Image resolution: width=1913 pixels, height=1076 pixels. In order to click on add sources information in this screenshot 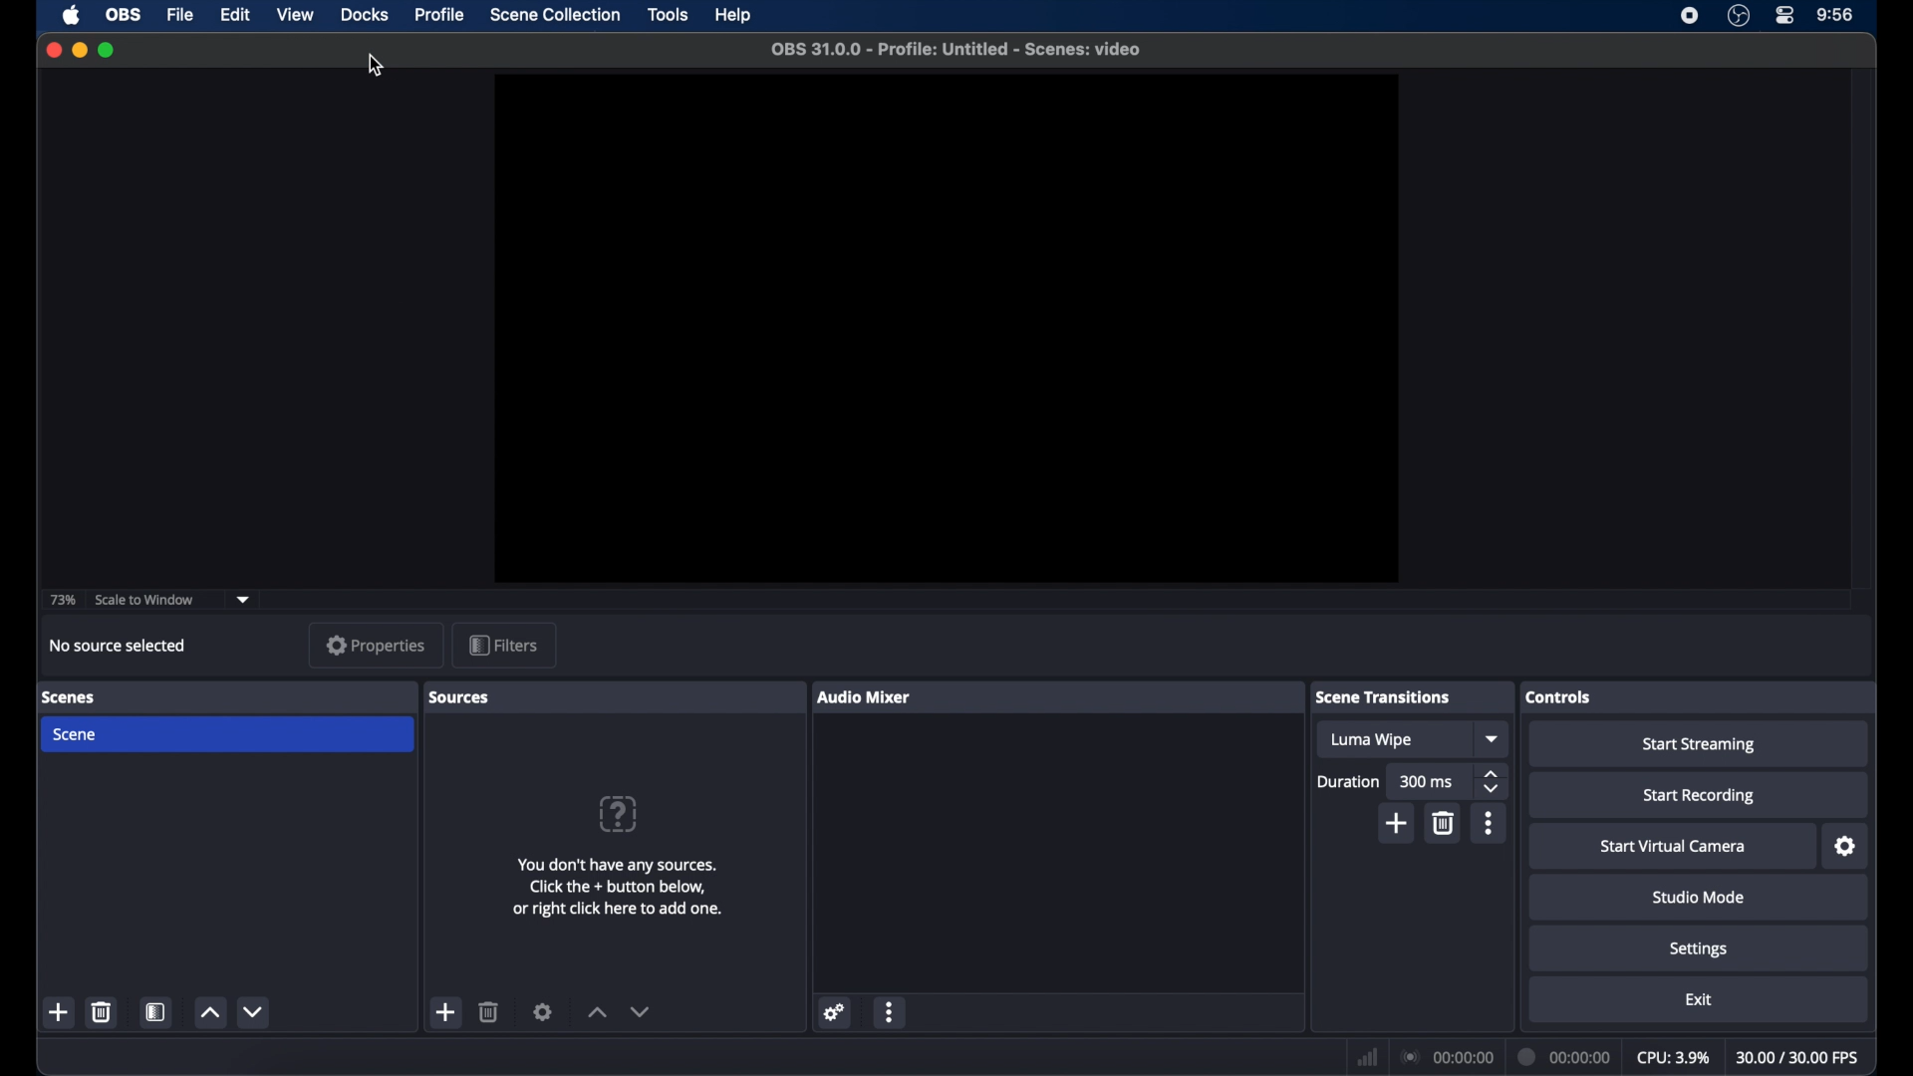, I will do `click(618, 887)`.